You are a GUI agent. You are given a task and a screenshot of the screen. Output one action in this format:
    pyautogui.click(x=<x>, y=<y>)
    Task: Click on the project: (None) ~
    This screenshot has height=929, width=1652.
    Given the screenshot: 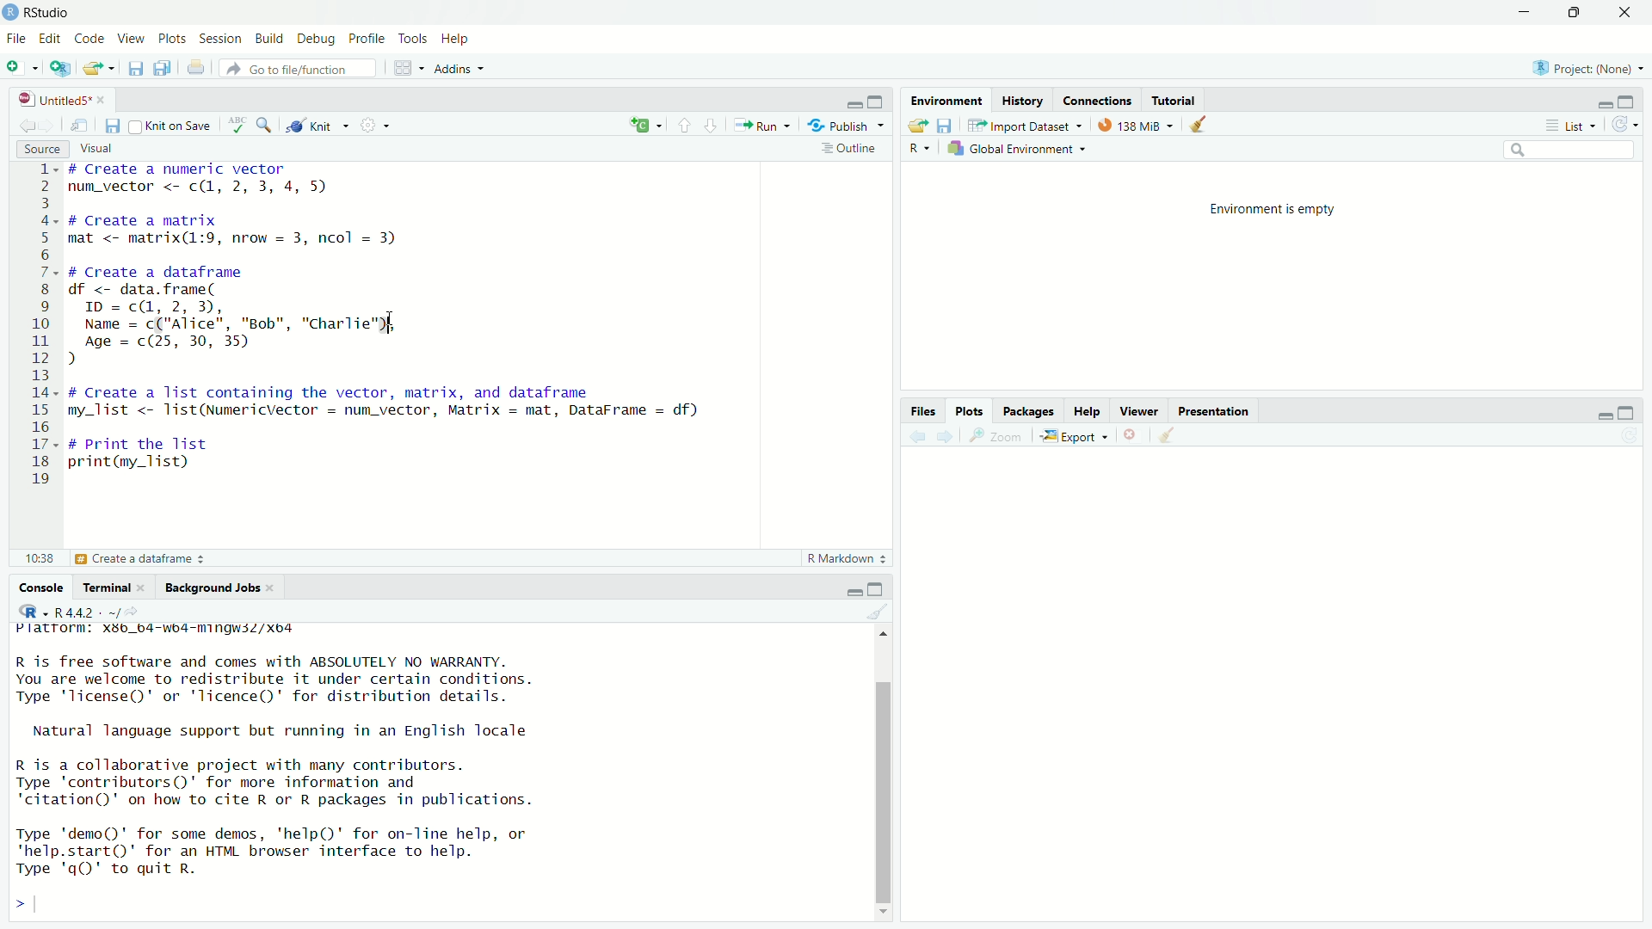 What is the action you would take?
    pyautogui.click(x=1587, y=68)
    